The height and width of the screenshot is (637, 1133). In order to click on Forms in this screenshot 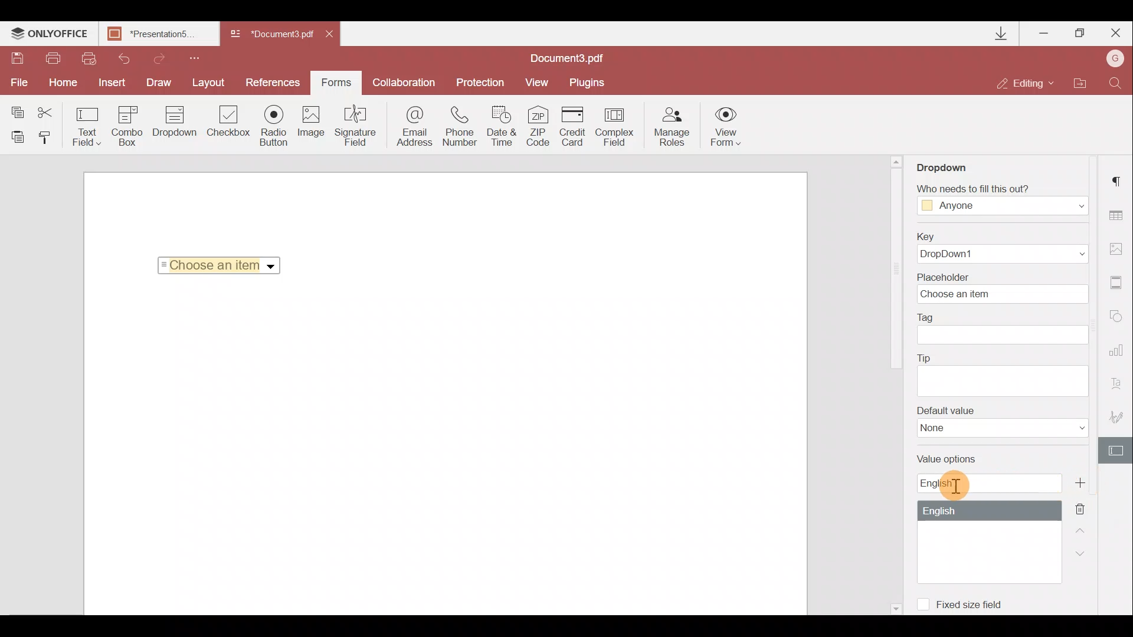, I will do `click(335, 78)`.